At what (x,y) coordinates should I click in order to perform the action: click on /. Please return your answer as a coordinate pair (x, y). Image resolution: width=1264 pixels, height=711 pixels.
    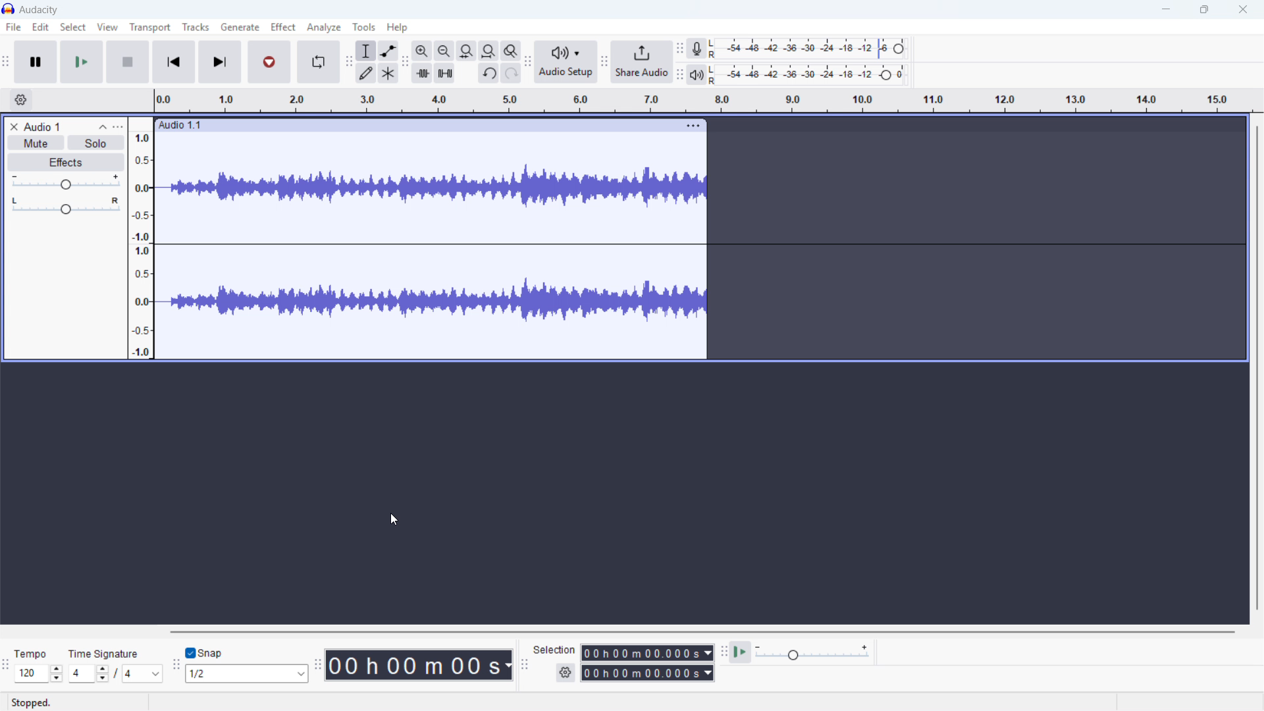
    Looking at the image, I should click on (117, 673).